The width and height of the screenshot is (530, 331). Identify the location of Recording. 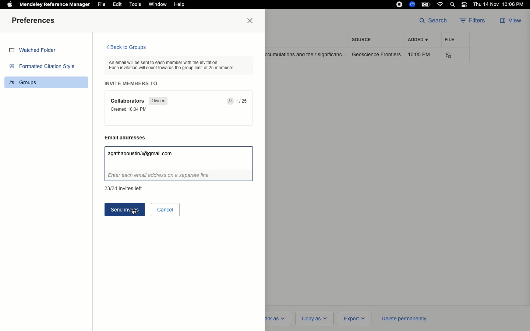
(399, 4).